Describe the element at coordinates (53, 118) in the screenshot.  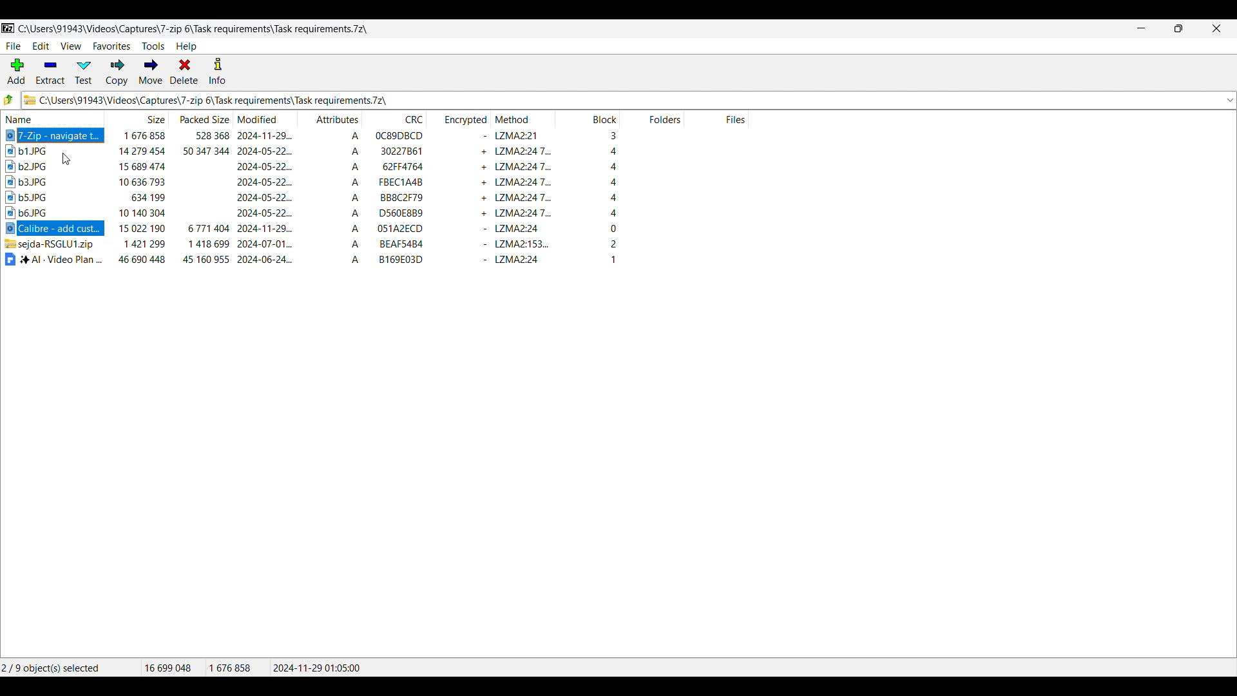
I see `Name column` at that location.